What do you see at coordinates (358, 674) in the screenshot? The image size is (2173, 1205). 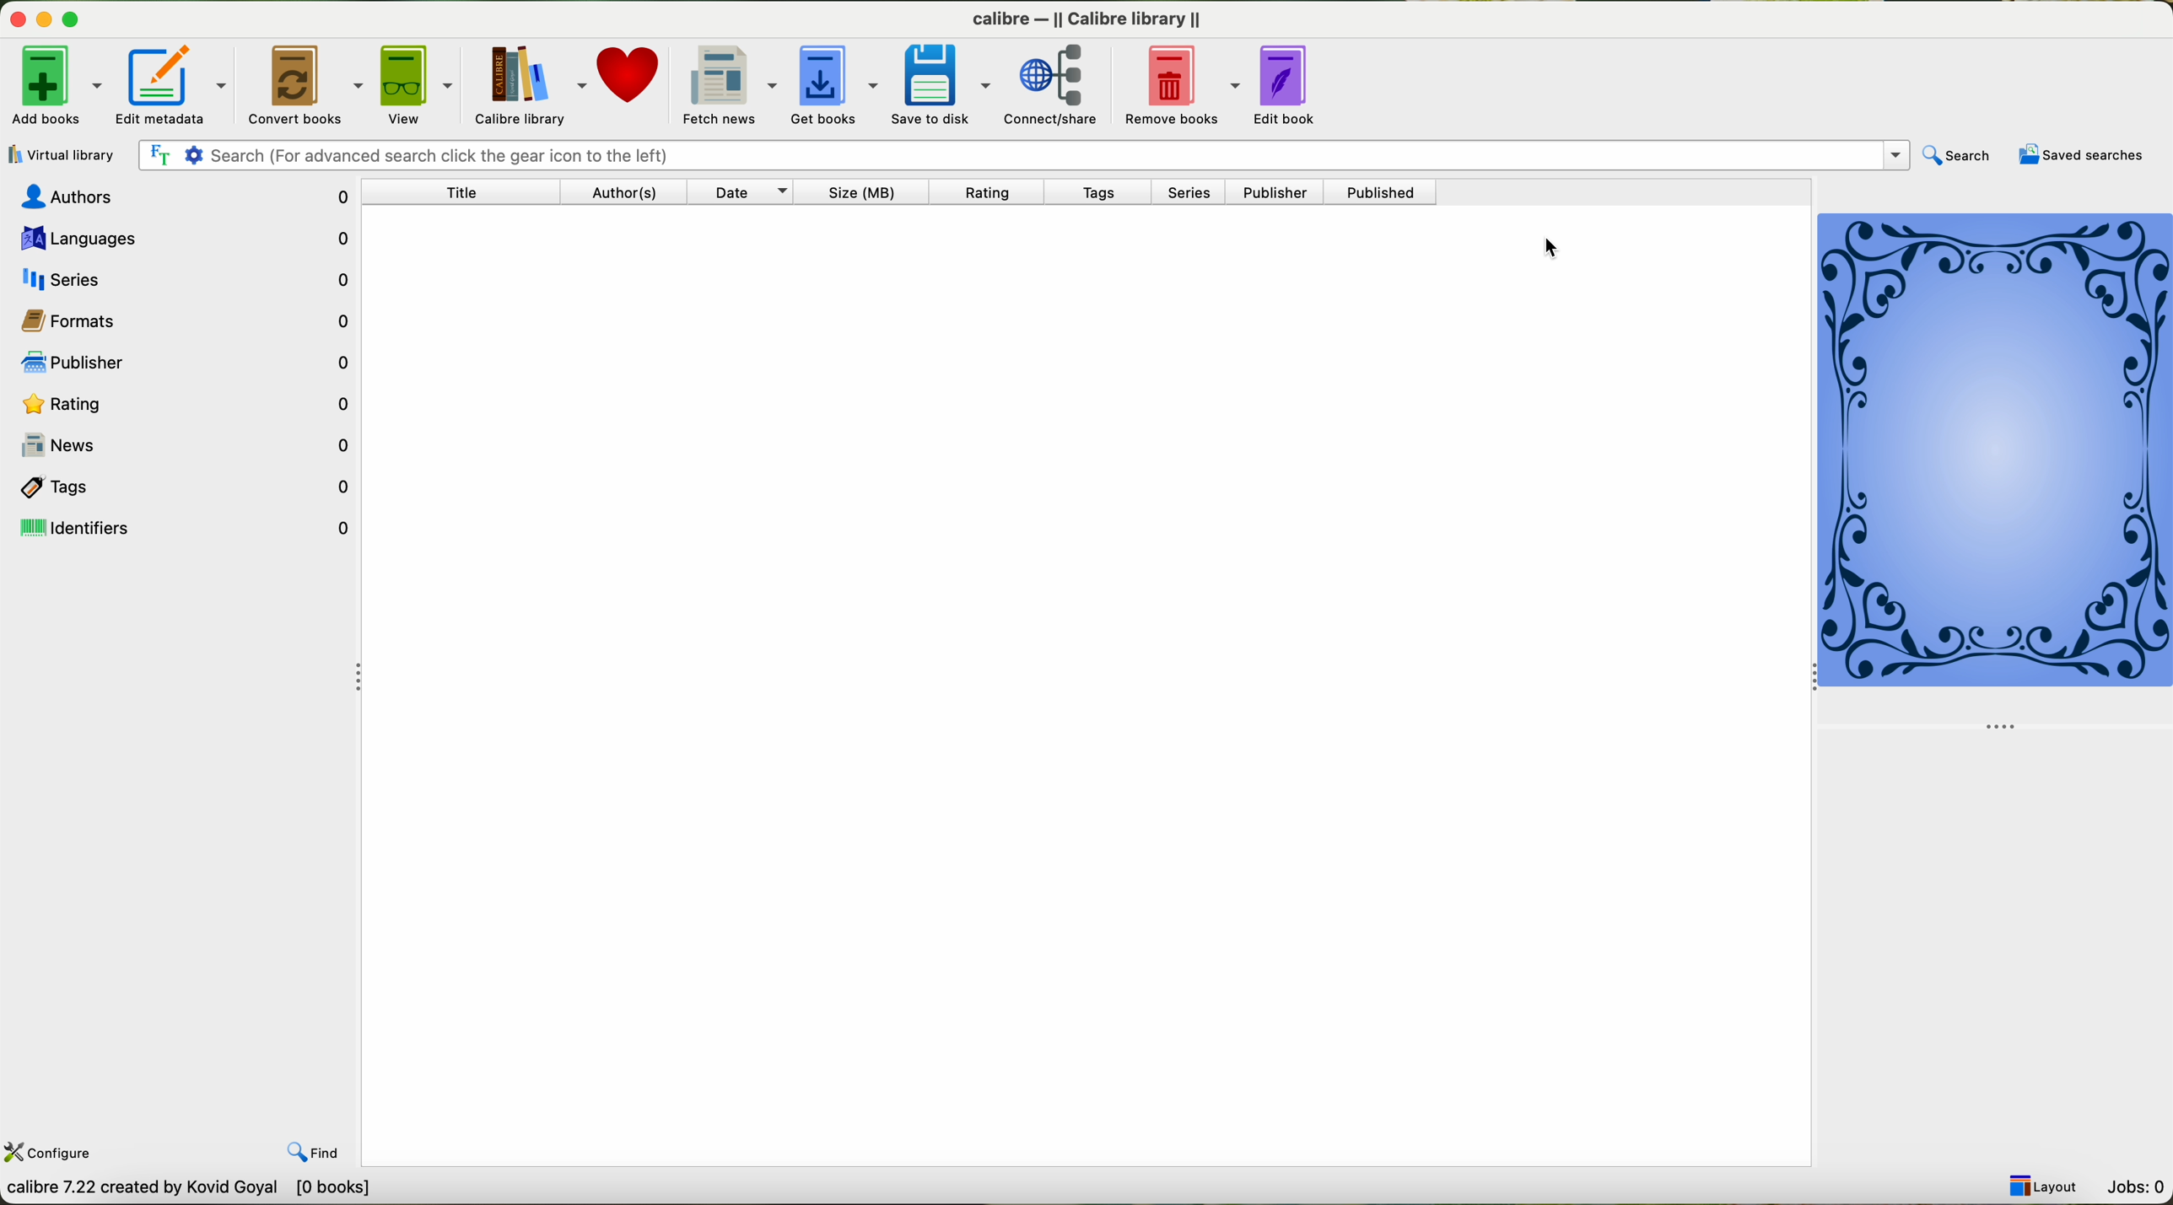 I see `hide` at bounding box center [358, 674].